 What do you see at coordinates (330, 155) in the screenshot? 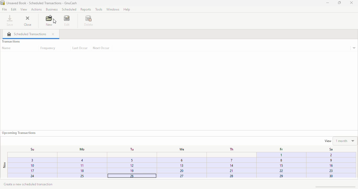
I see `Fi` at bounding box center [330, 155].